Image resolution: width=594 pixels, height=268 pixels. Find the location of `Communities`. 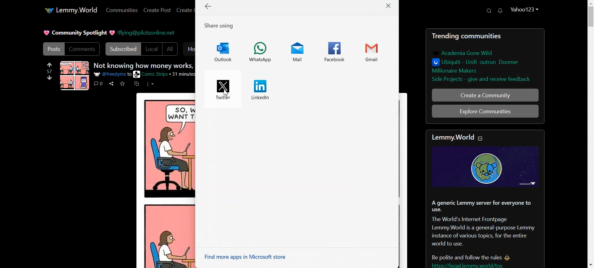

Communities is located at coordinates (122, 10).